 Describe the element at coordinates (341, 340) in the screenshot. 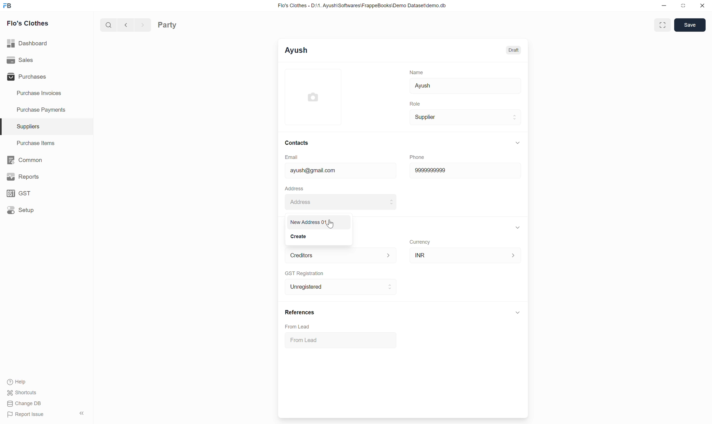

I see `From Lead` at that location.